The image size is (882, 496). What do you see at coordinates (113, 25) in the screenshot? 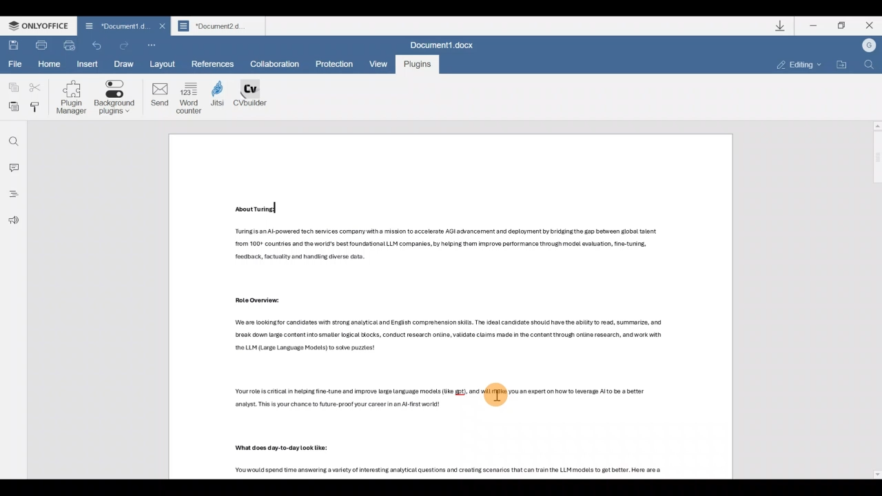
I see `Document1 d.` at bounding box center [113, 25].